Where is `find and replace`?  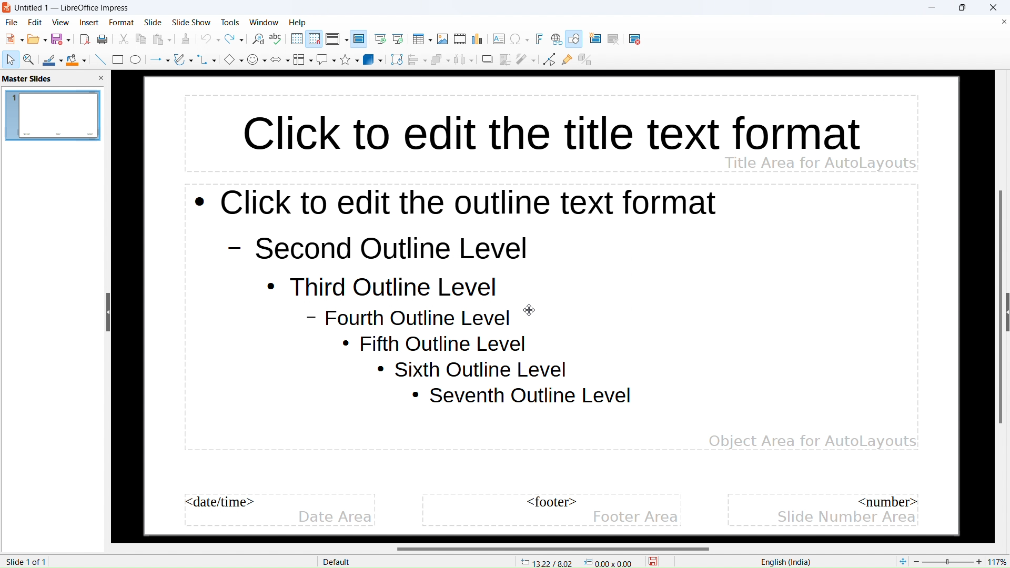 find and replace is located at coordinates (258, 39).